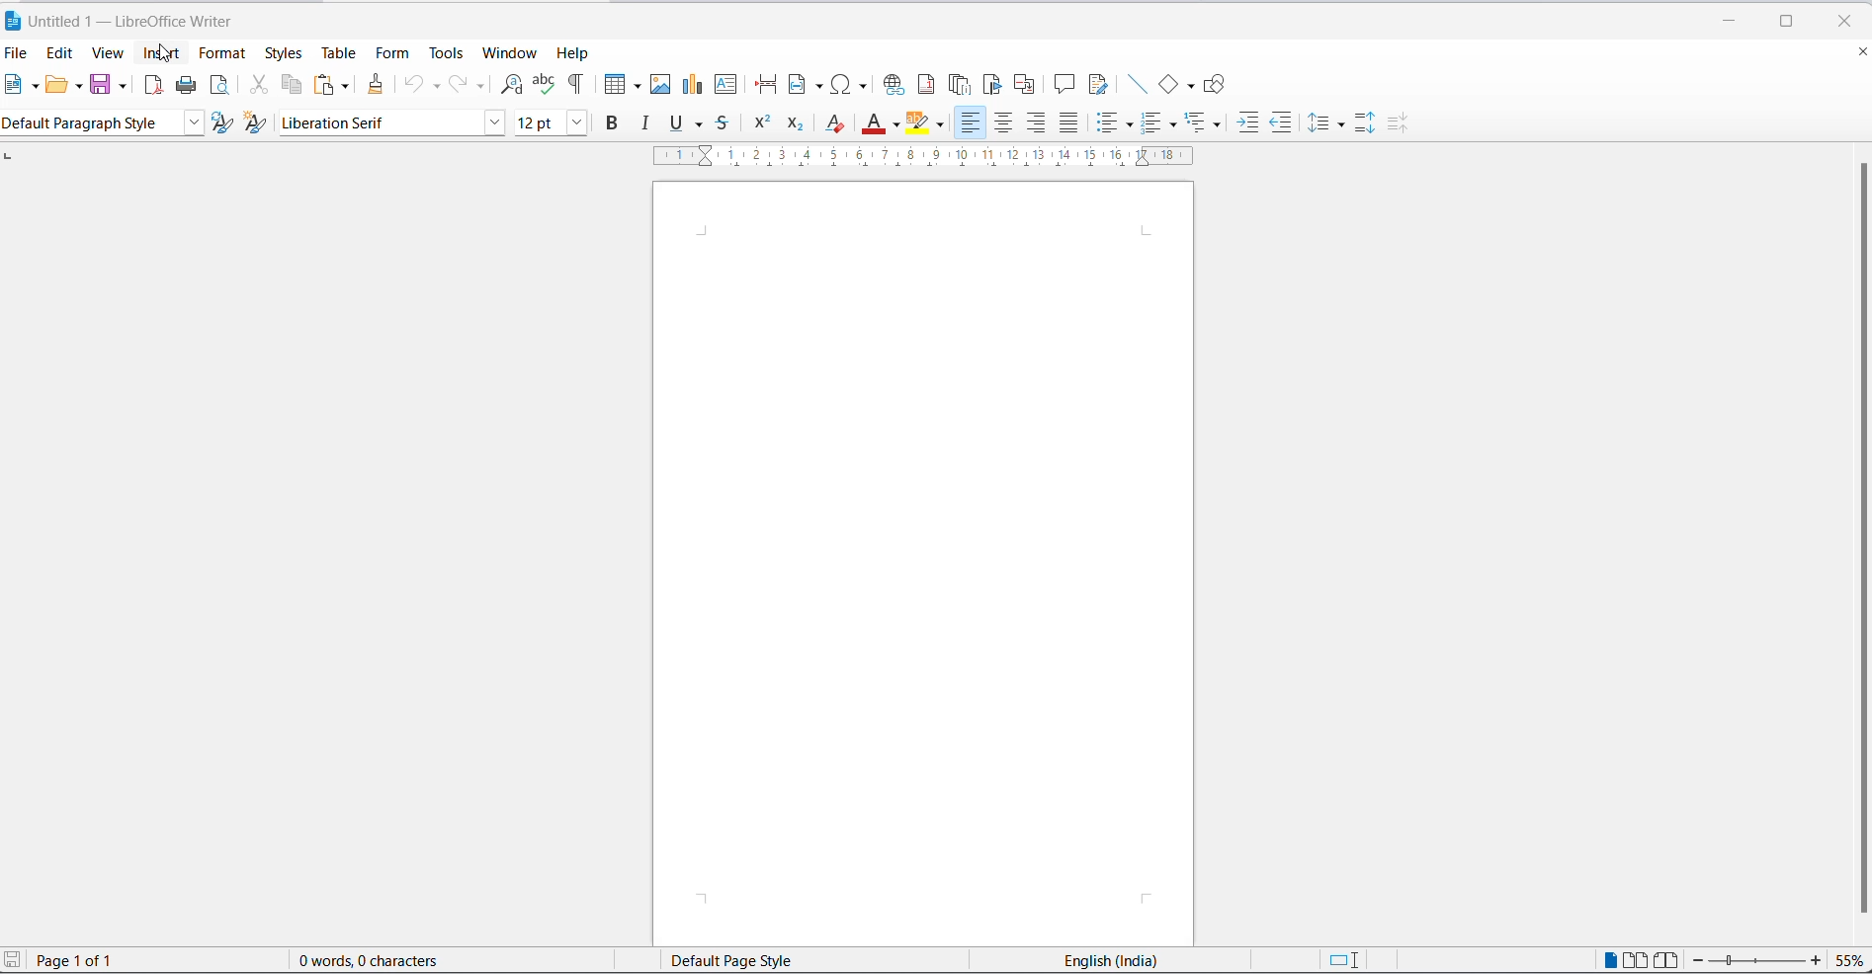 This screenshot has height=974, width=1872. What do you see at coordinates (150, 85) in the screenshot?
I see `export as pdf` at bounding box center [150, 85].